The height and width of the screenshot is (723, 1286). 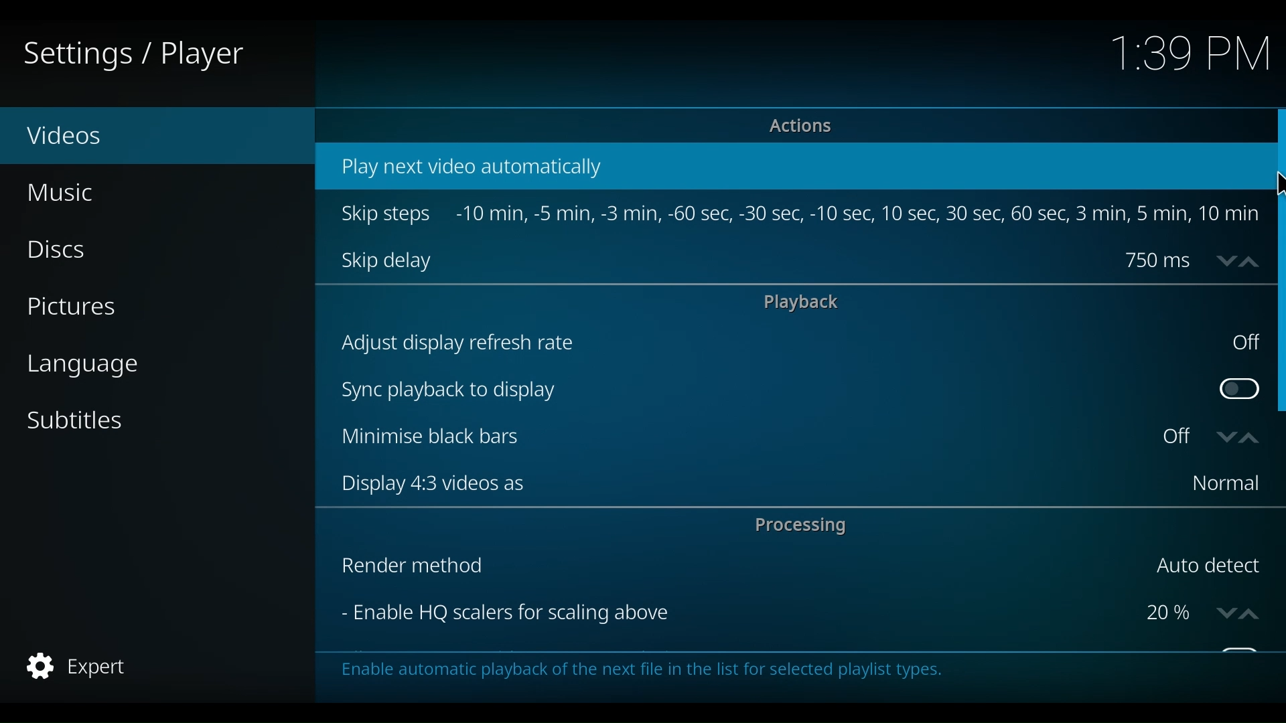 What do you see at coordinates (80, 666) in the screenshot?
I see `Expert` at bounding box center [80, 666].